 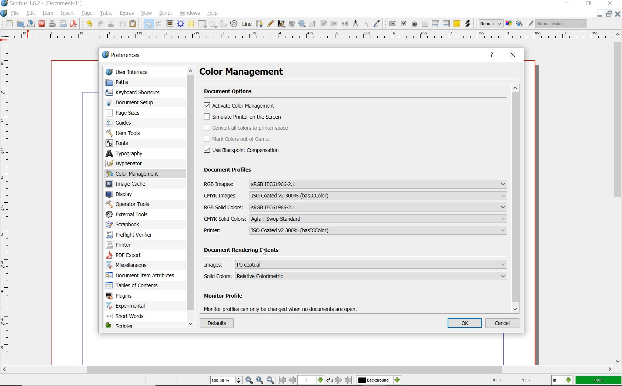 I want to click on preferences, so click(x=123, y=56).